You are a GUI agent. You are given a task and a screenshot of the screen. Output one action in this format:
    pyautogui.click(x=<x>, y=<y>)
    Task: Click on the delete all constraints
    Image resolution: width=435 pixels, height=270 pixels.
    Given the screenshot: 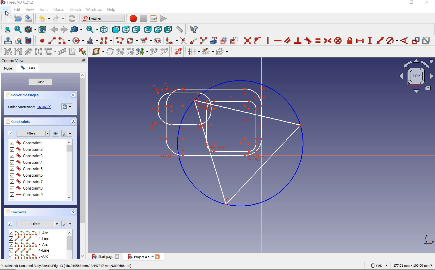 What is the action you would take?
    pyautogui.click(x=84, y=51)
    